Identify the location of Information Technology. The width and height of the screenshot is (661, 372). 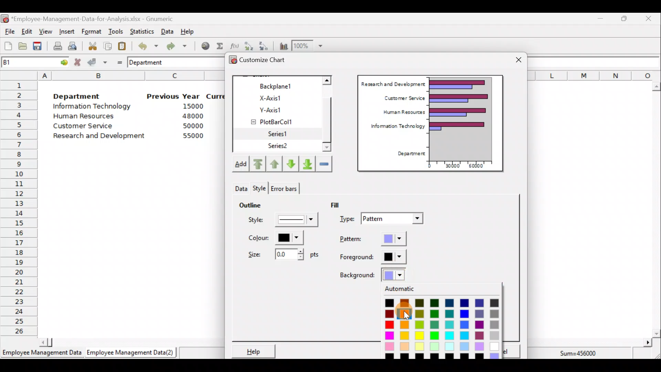
(395, 128).